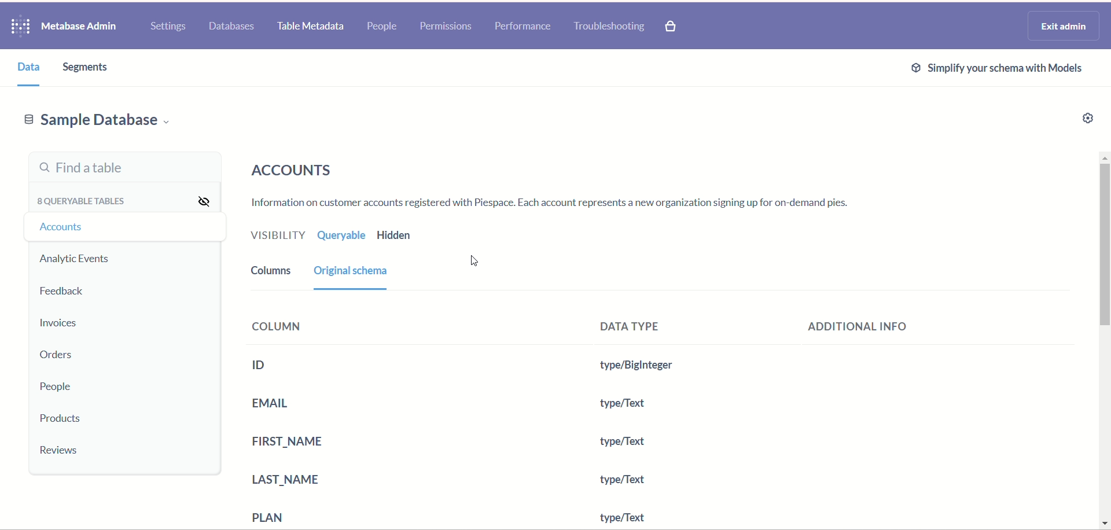 The image size is (1111, 530). I want to click on ccounts, so click(63, 229).